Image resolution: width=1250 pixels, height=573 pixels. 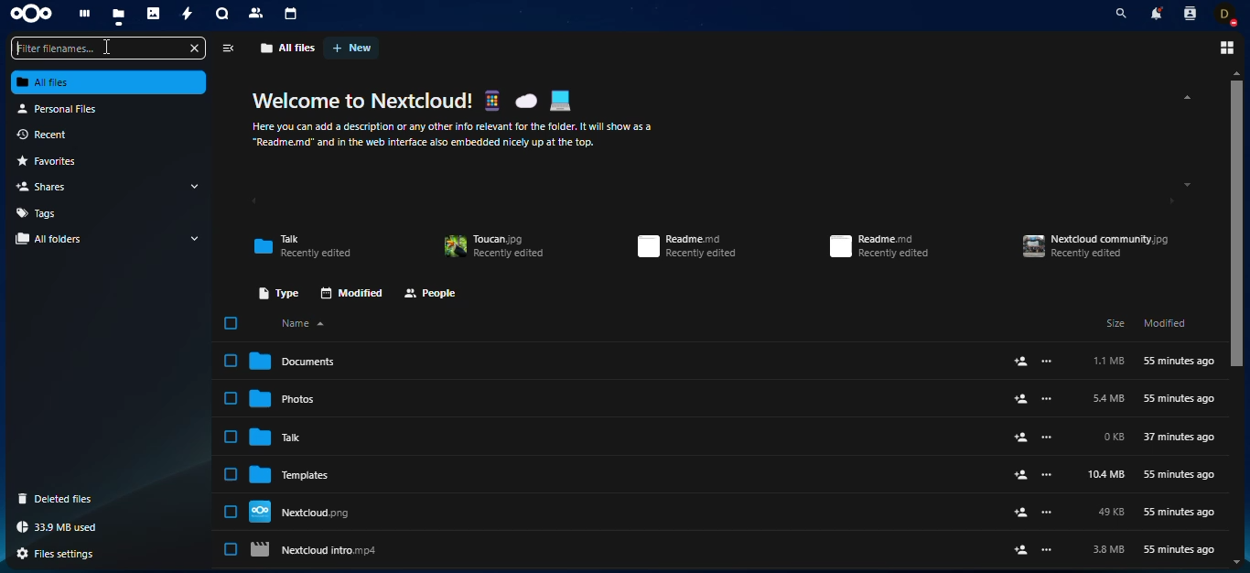 I want to click on add, so click(x=1020, y=437).